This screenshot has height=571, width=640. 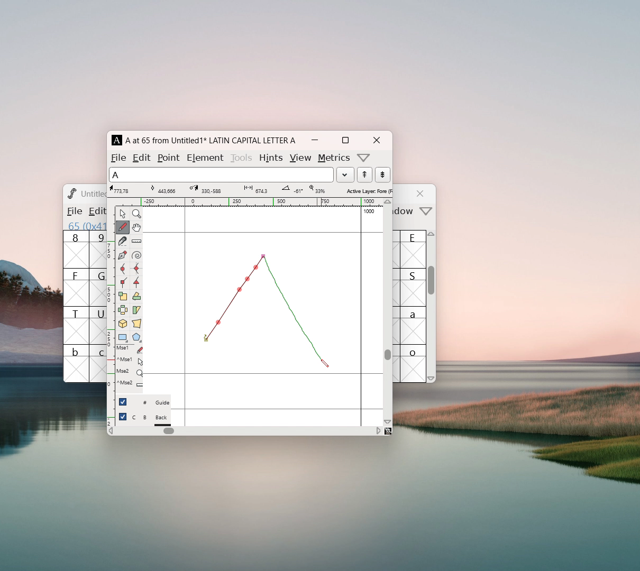 What do you see at coordinates (122, 256) in the screenshot?
I see `add a point then drag out its conttrol points` at bounding box center [122, 256].